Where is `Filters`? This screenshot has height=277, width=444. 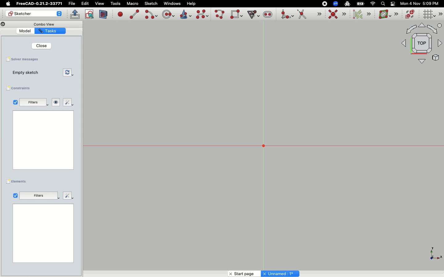 Filters is located at coordinates (41, 195).